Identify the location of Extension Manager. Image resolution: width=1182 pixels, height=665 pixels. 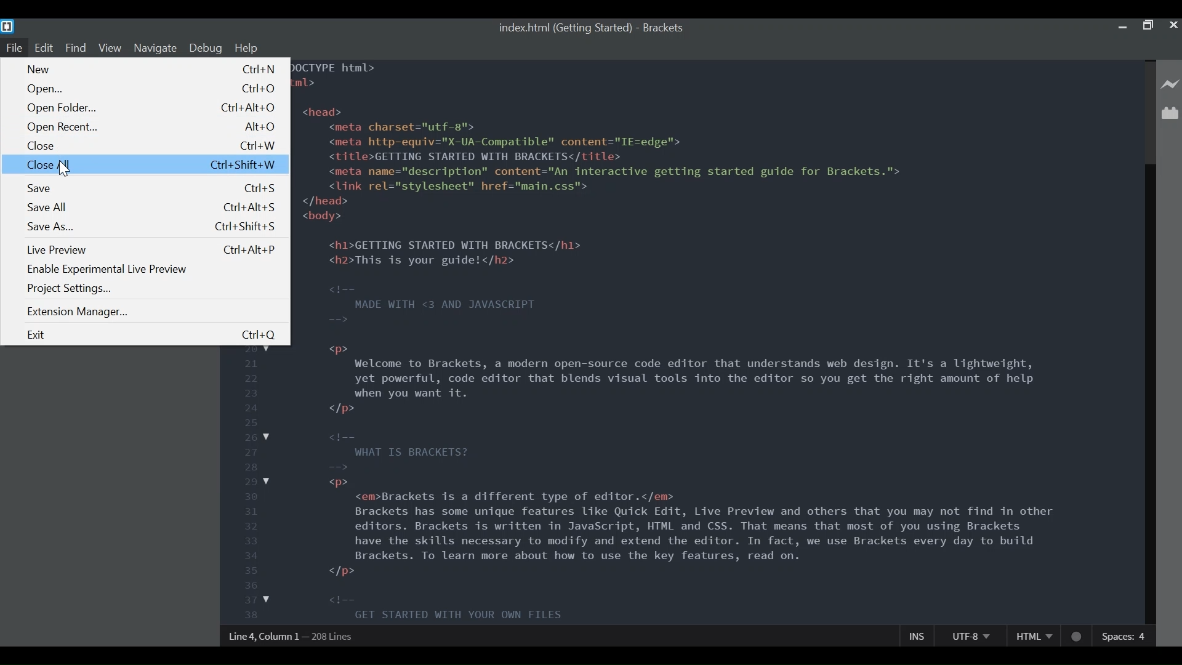
(1170, 115).